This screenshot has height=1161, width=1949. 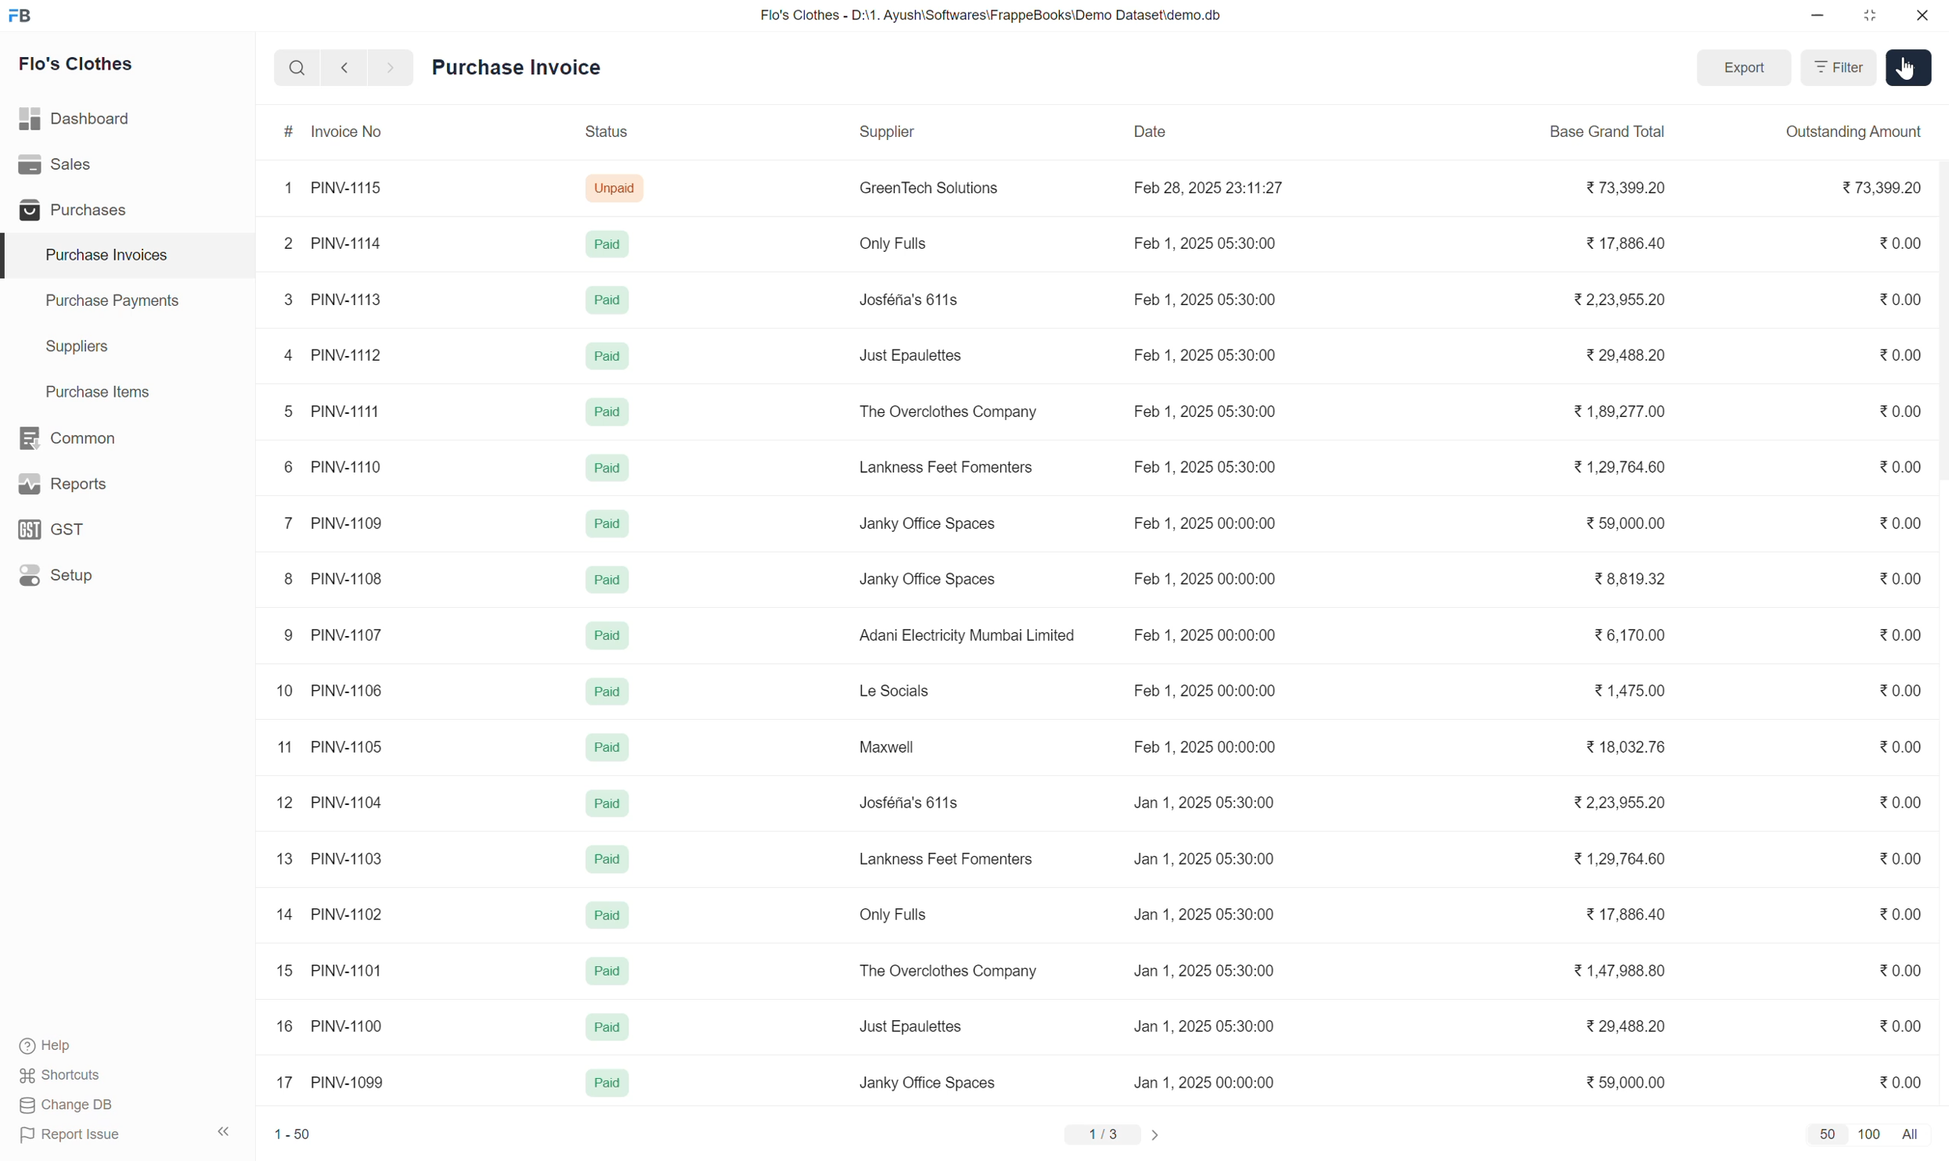 I want to click on PINV-1100, so click(x=348, y=1023).